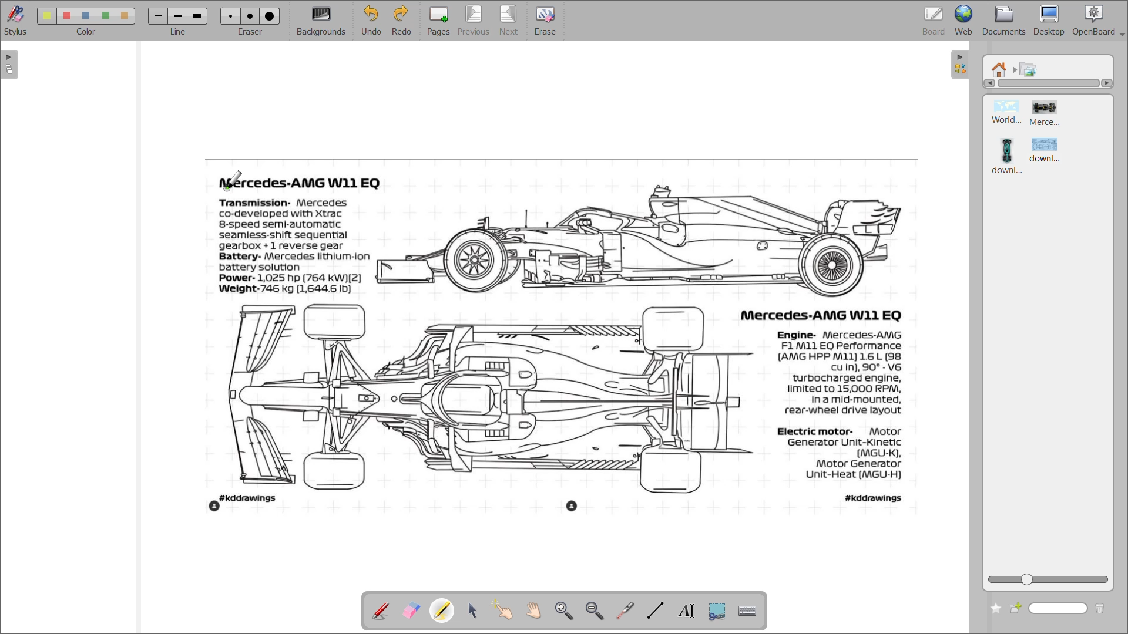 The width and height of the screenshot is (1128, 634). What do you see at coordinates (382, 610) in the screenshot?
I see `annotate document` at bounding box center [382, 610].